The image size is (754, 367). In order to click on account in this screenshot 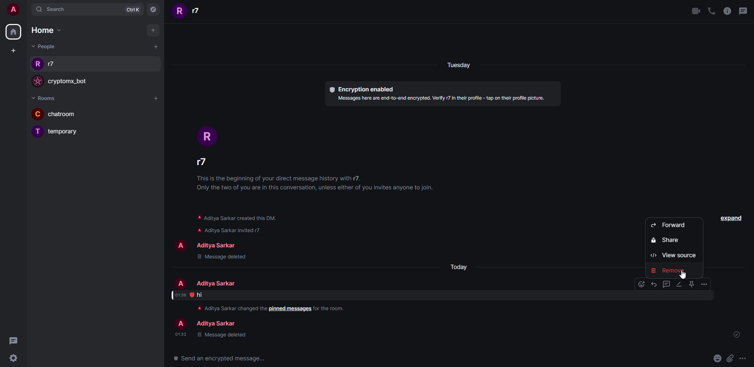, I will do `click(14, 10)`.